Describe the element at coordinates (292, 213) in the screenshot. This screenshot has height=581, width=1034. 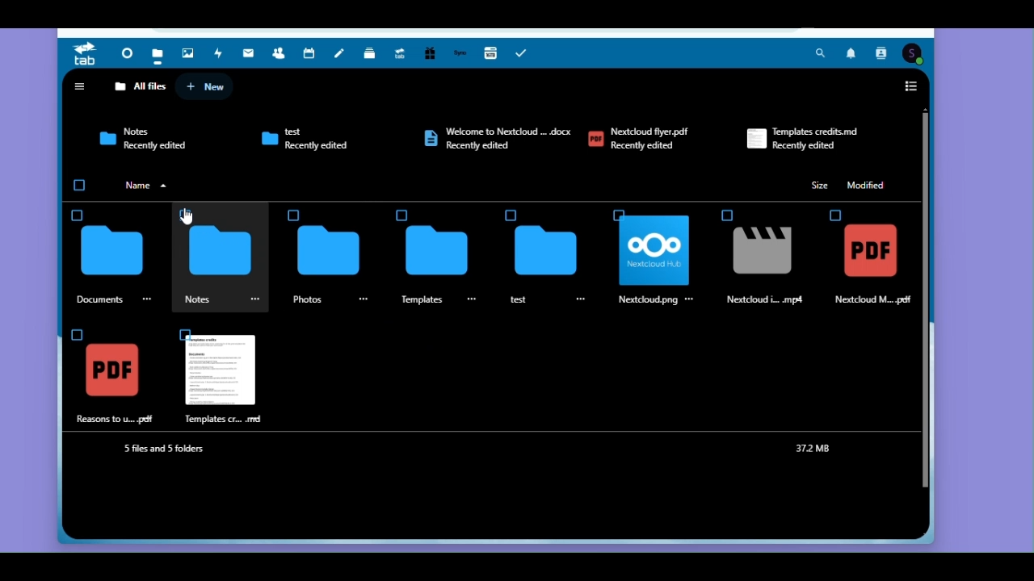
I see `Check Box` at that location.